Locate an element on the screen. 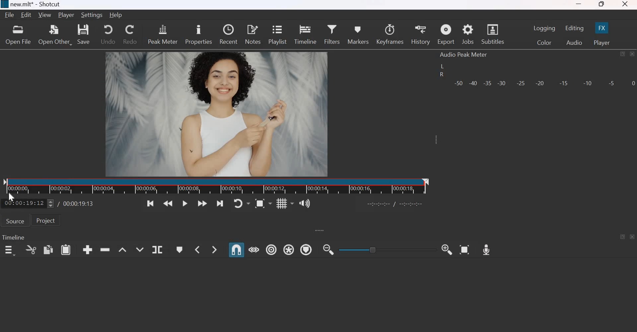 Image resolution: width=637 pixels, height=332 pixels. new.mlt - Shotcut is located at coordinates (37, 4).